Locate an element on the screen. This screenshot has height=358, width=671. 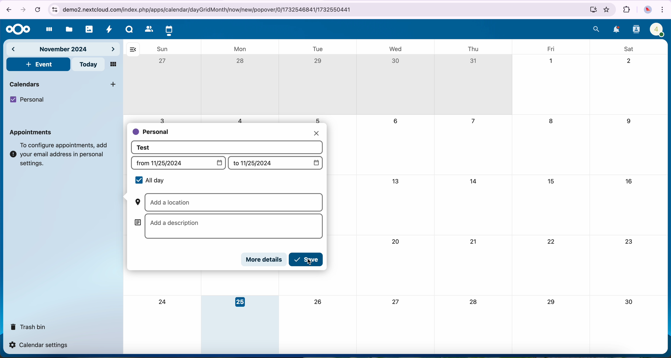
9 is located at coordinates (628, 122).